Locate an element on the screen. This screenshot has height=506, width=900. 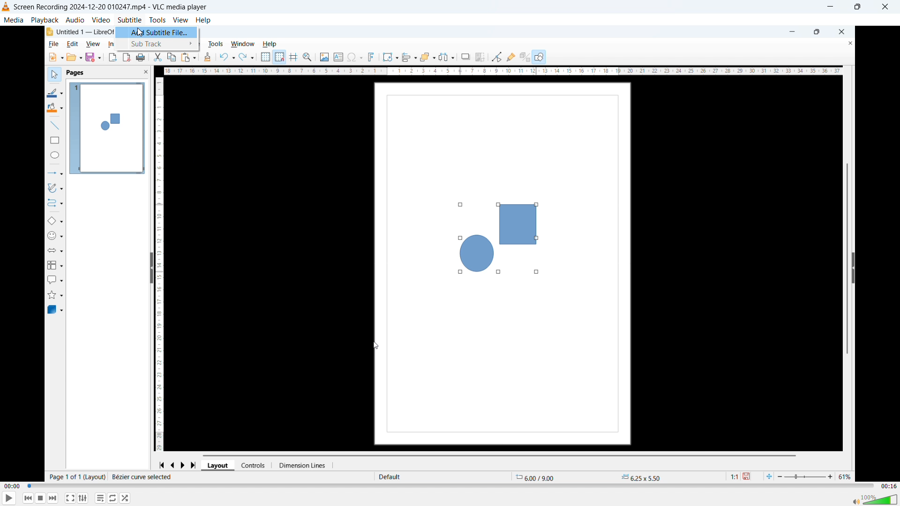
select at least three object to distribute is located at coordinates (448, 57).